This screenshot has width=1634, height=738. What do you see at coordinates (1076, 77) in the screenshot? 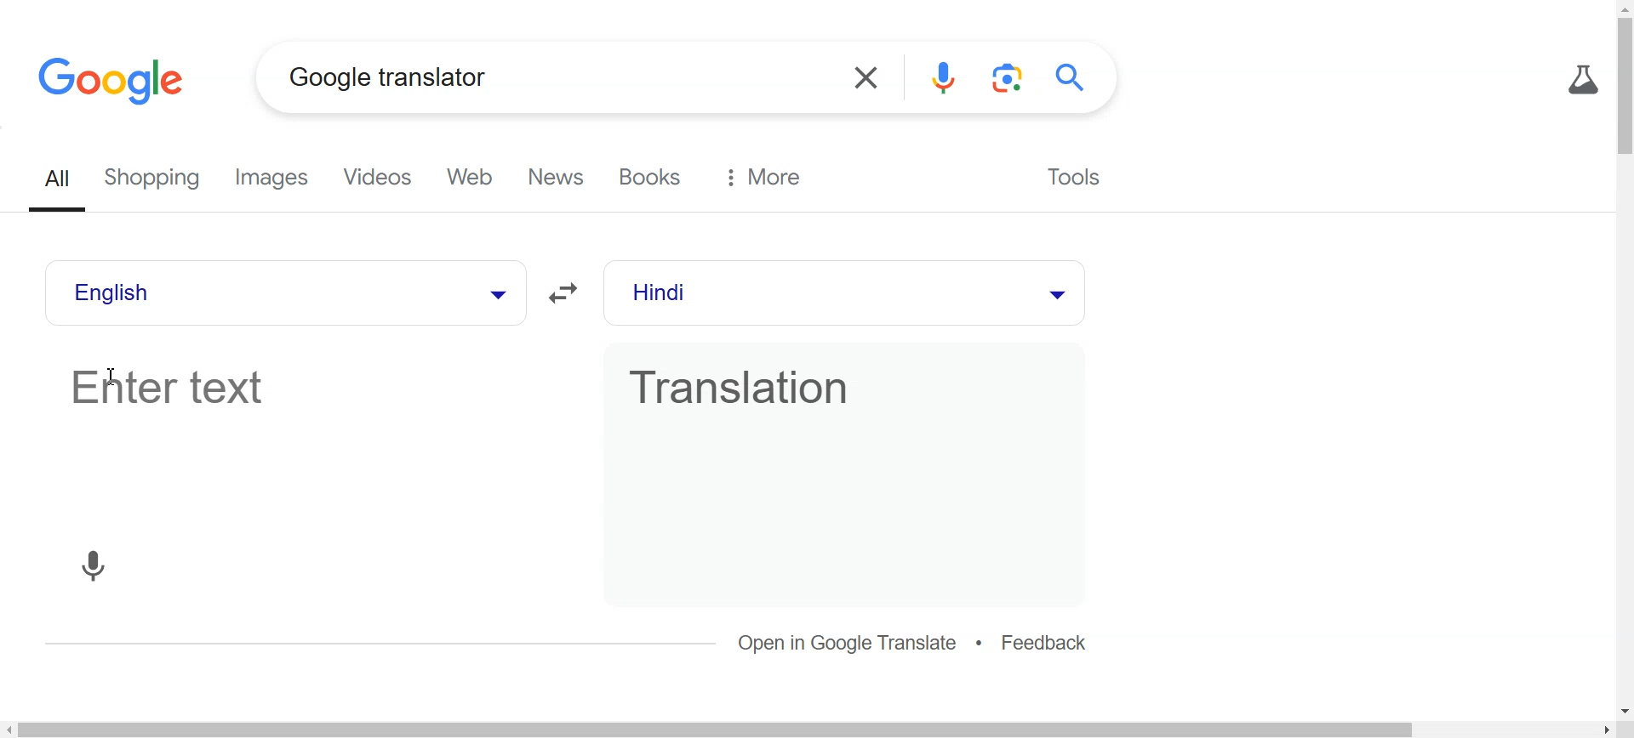
I see `Search` at bounding box center [1076, 77].